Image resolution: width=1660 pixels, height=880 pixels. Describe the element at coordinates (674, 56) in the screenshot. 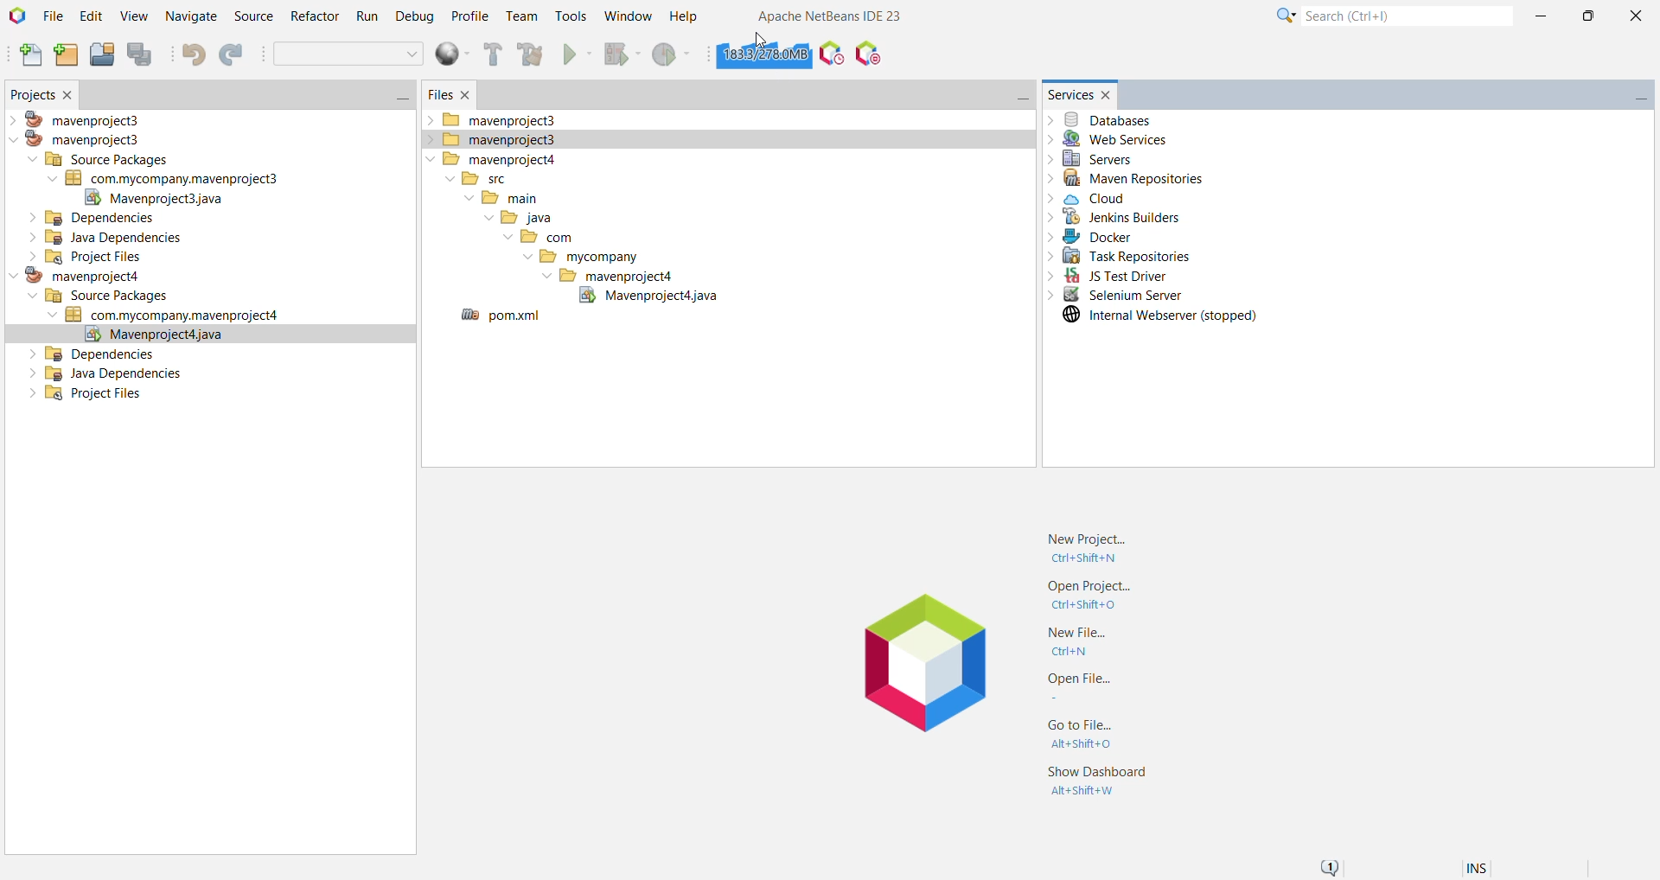

I see `Profile Project` at that location.